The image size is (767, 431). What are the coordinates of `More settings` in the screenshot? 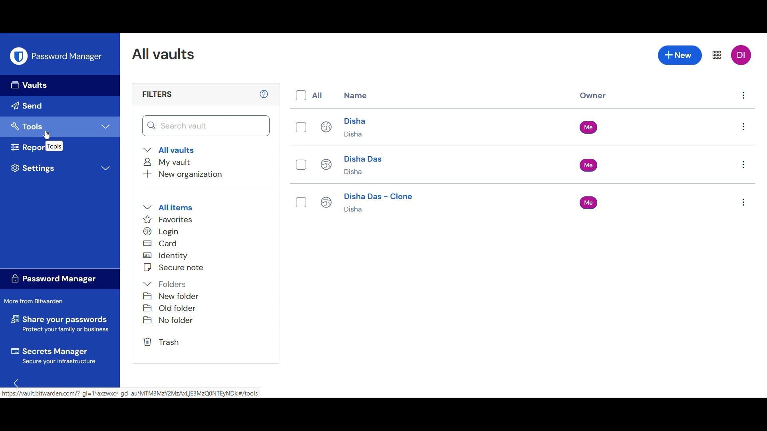 It's located at (717, 55).